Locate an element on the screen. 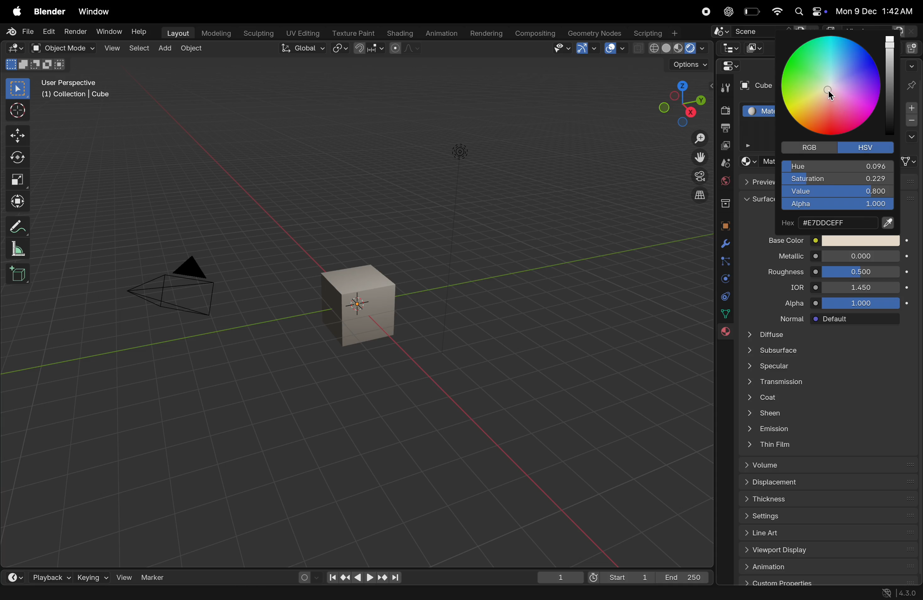 The image size is (923, 600). layout is located at coordinates (177, 34).